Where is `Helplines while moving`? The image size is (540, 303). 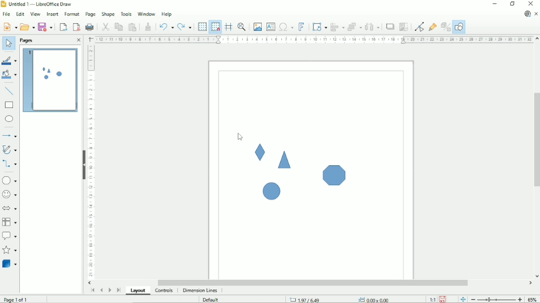
Helplines while moving is located at coordinates (228, 26).